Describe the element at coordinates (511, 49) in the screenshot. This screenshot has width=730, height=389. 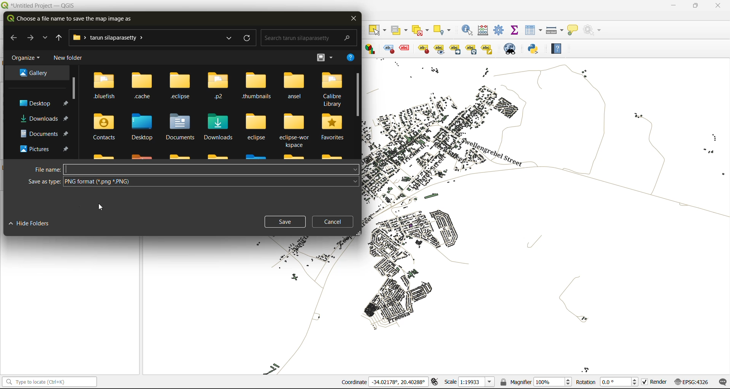
I see `metasearch` at that location.